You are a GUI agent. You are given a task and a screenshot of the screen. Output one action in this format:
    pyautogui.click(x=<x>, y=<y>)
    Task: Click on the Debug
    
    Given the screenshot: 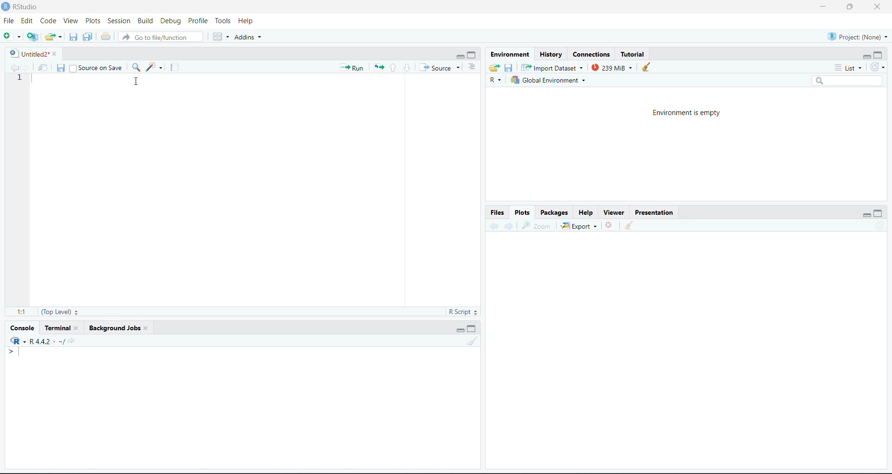 What is the action you would take?
    pyautogui.click(x=171, y=20)
    